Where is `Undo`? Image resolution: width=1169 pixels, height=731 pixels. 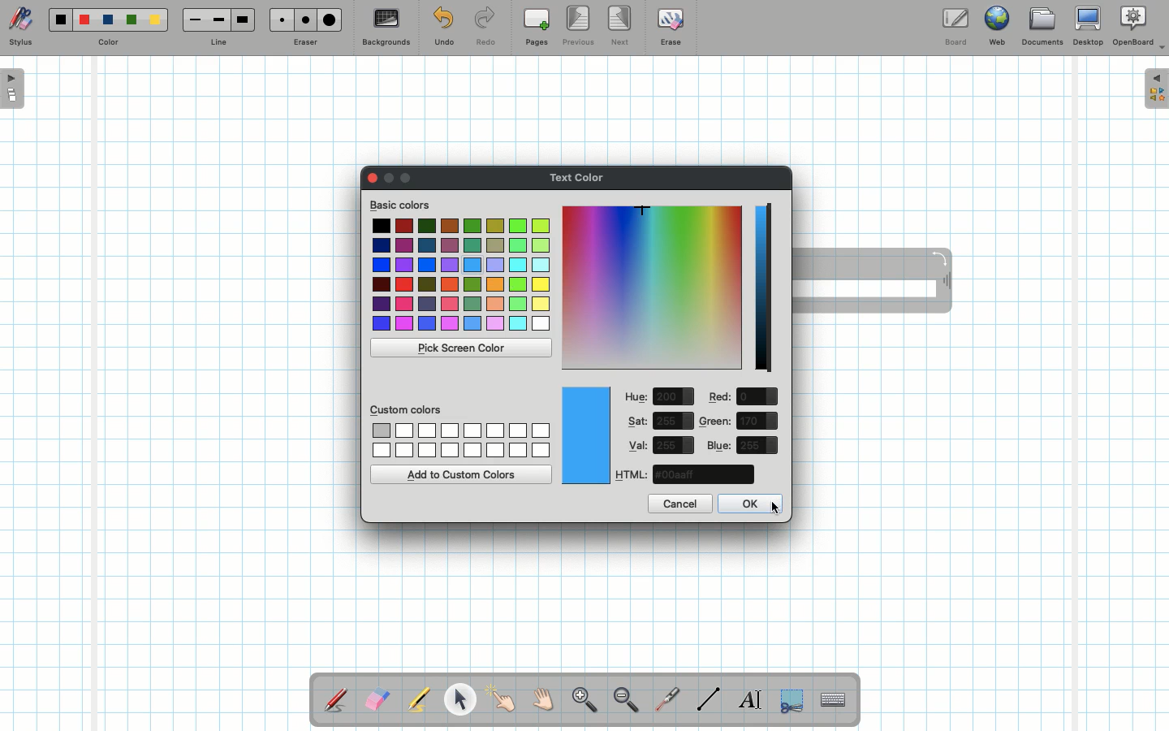
Undo is located at coordinates (443, 29).